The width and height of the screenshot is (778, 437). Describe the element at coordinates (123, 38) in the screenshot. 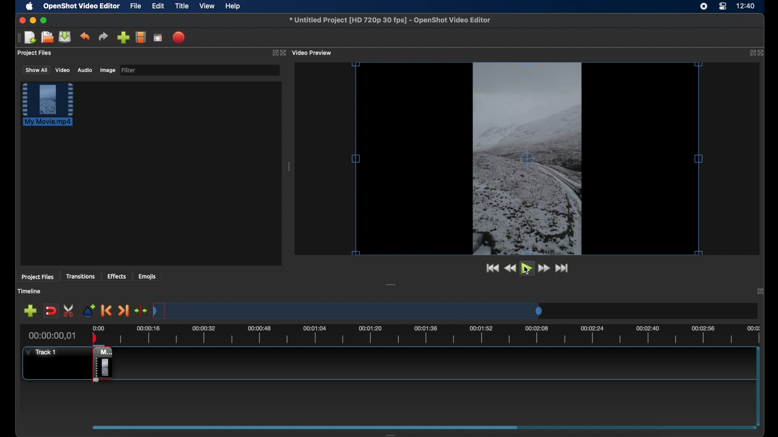

I see `import files` at that location.